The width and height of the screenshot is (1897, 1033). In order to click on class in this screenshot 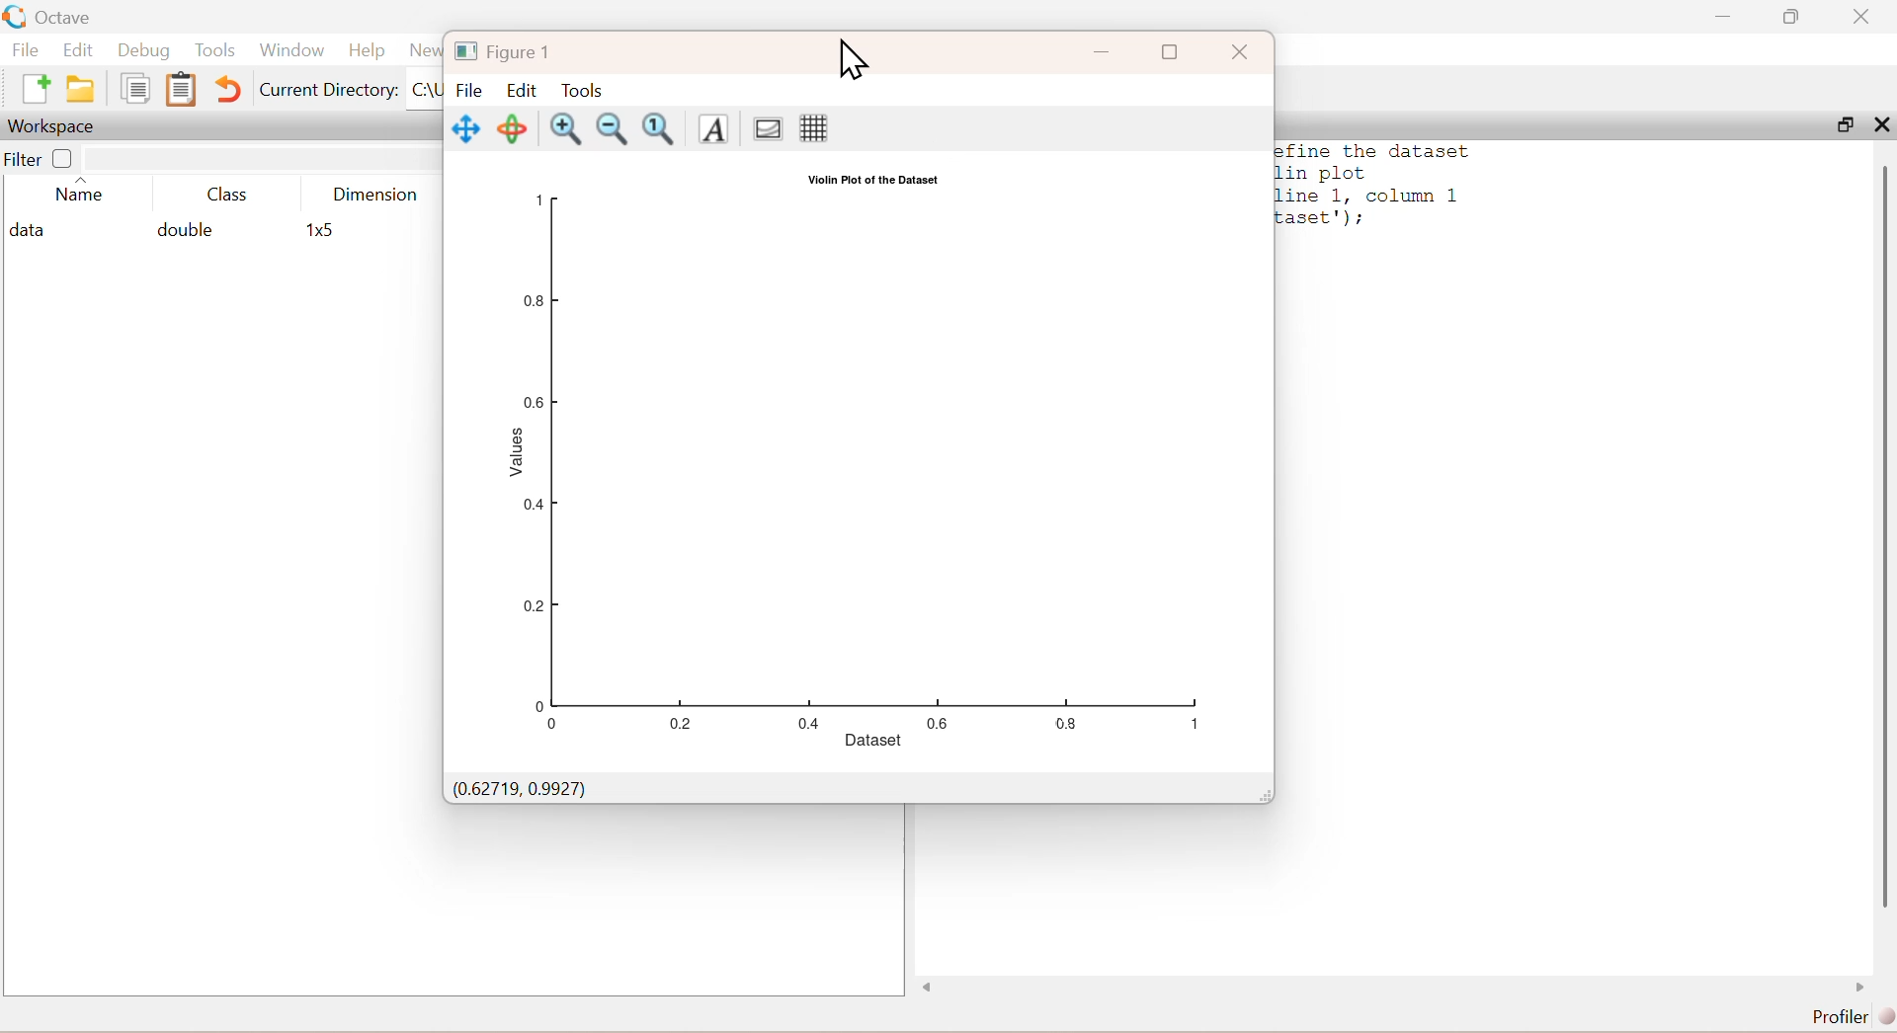, I will do `click(229, 196)`.